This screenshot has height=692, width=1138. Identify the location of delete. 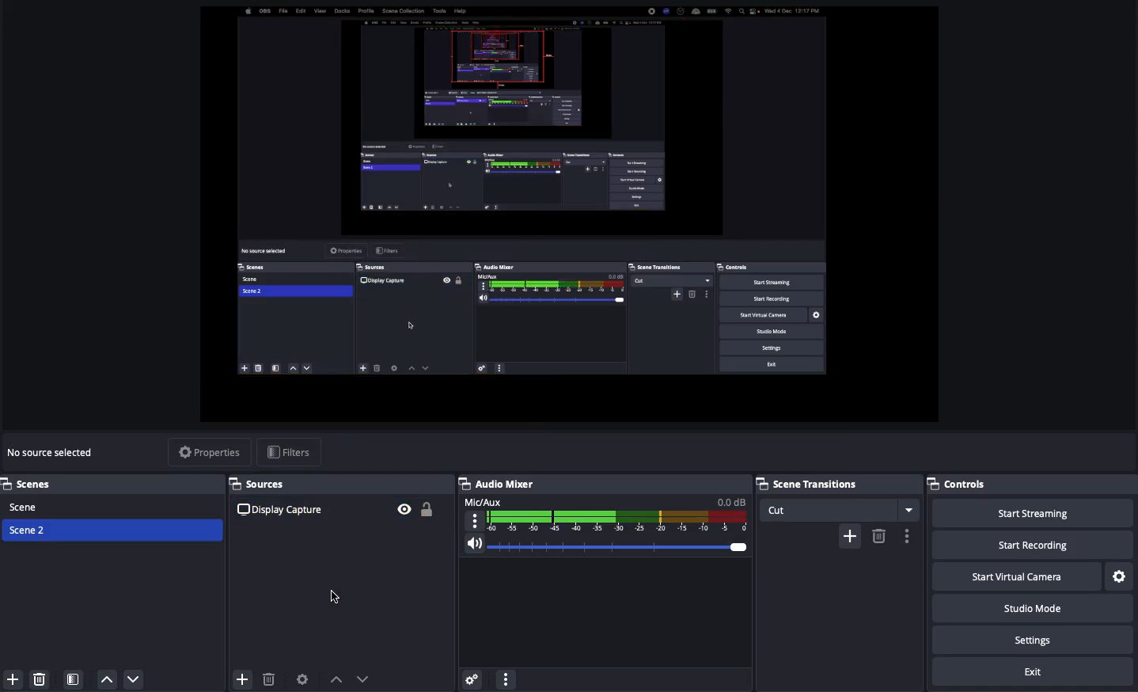
(269, 682).